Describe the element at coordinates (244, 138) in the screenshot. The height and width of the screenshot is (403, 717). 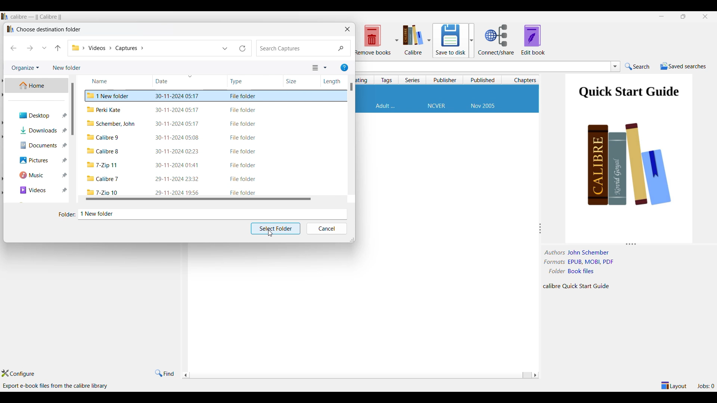
I see `file folder` at that location.